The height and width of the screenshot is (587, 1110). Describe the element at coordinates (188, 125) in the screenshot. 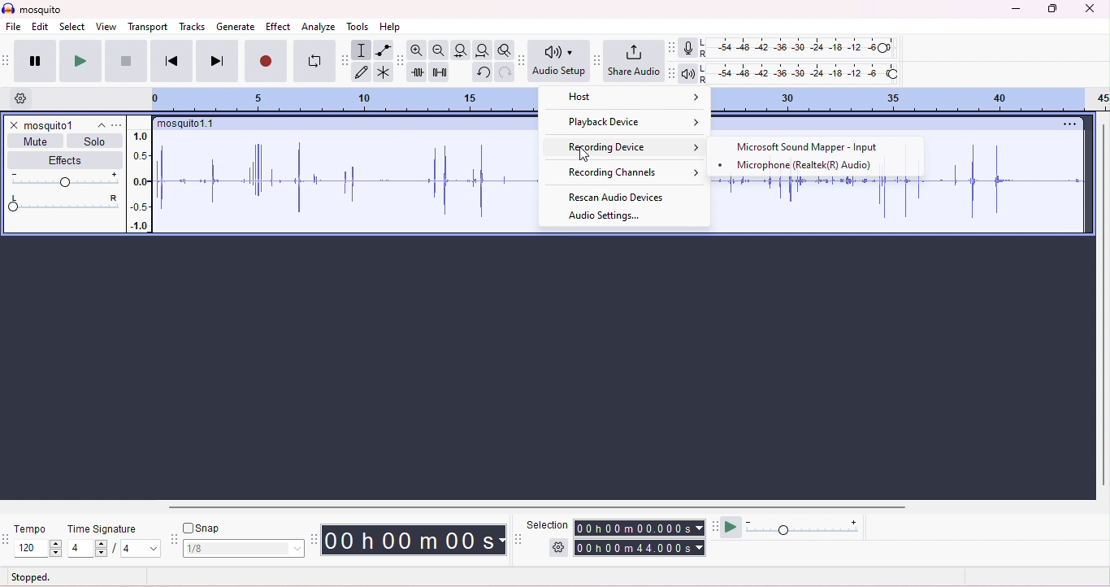

I see `track title` at that location.